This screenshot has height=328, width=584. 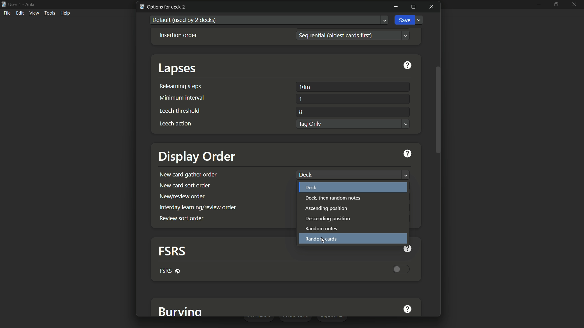 I want to click on Dropdown, so click(x=405, y=175).